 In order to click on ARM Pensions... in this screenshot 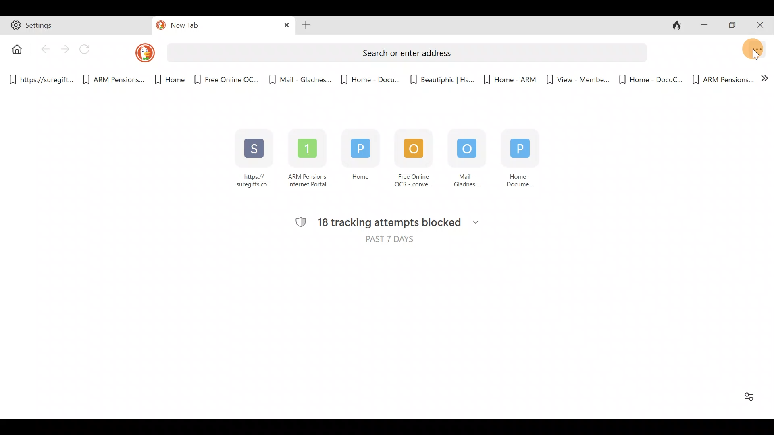, I will do `click(722, 78)`.